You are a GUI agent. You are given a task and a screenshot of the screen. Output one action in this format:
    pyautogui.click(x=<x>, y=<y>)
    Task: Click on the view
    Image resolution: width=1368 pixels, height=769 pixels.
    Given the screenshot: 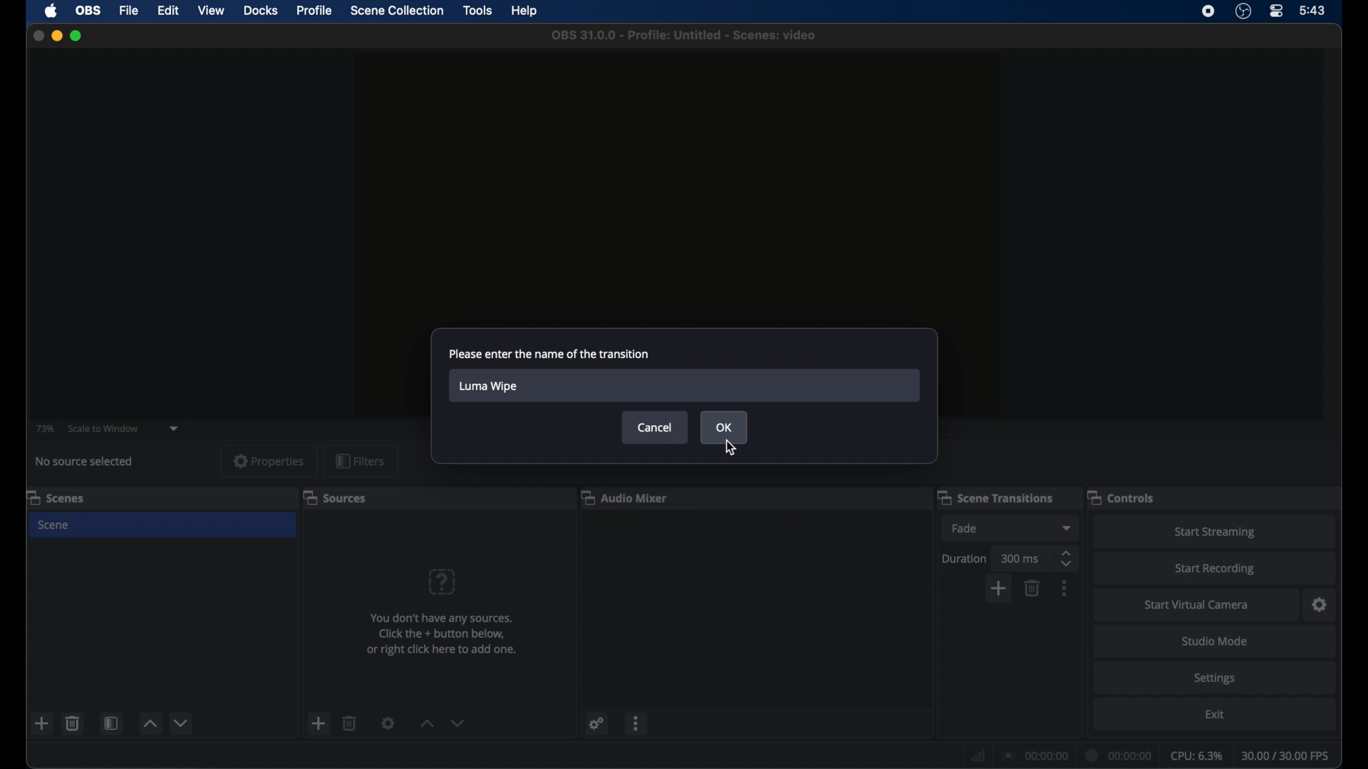 What is the action you would take?
    pyautogui.click(x=210, y=10)
    